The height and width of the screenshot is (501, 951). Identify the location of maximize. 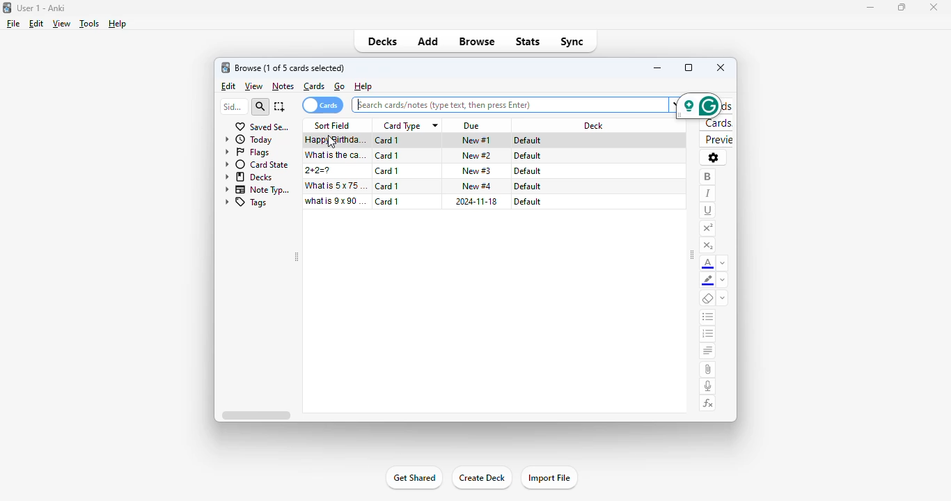
(689, 67).